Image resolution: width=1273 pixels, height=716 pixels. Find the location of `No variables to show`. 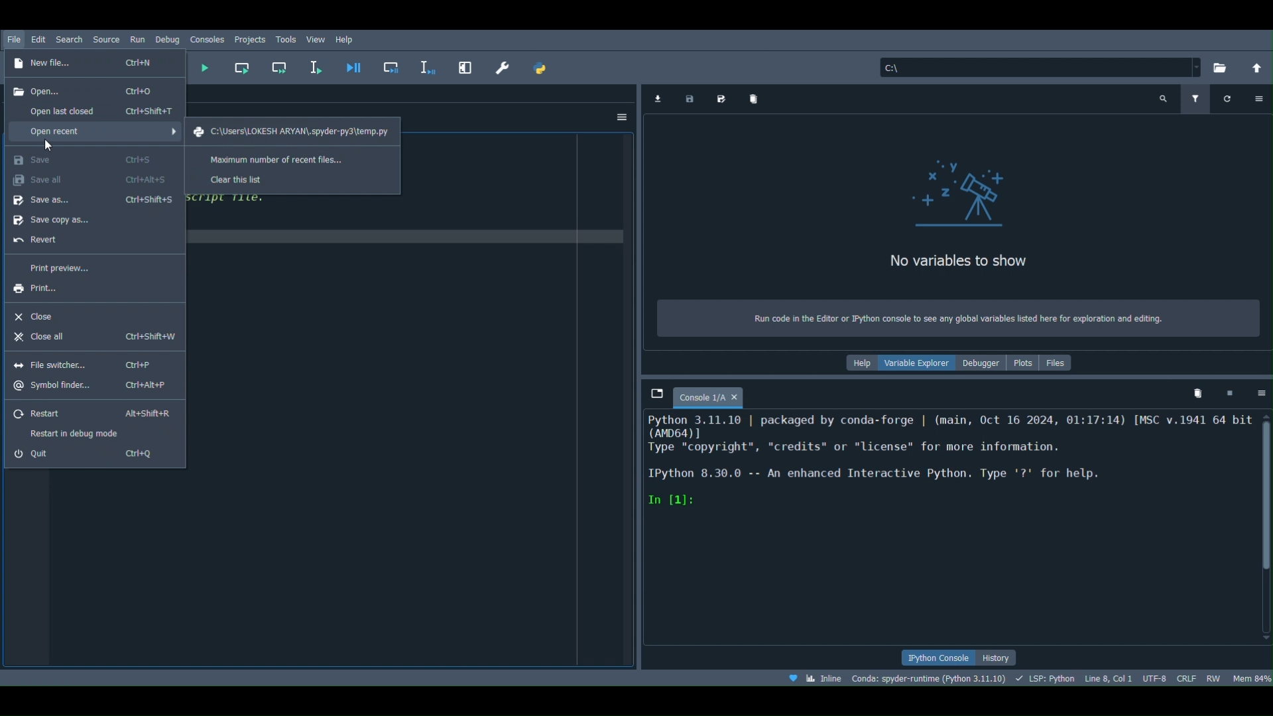

No variables to show is located at coordinates (963, 263).